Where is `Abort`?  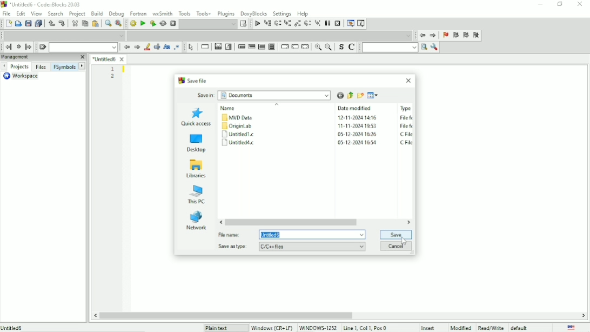
Abort is located at coordinates (172, 24).